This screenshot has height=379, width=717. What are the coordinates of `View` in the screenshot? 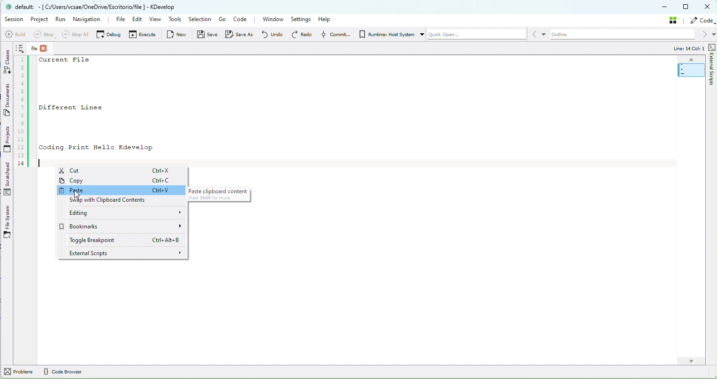 It's located at (156, 20).